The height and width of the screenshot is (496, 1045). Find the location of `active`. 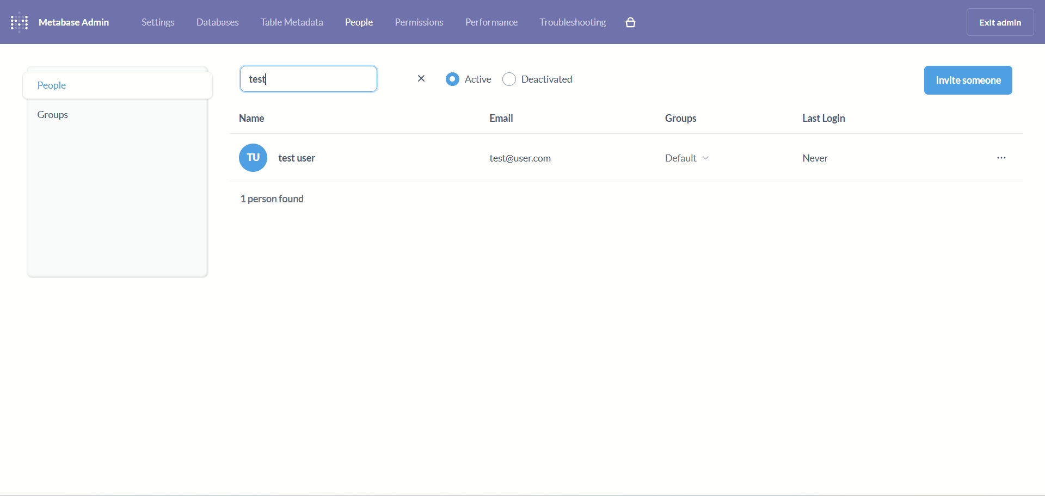

active is located at coordinates (469, 78).